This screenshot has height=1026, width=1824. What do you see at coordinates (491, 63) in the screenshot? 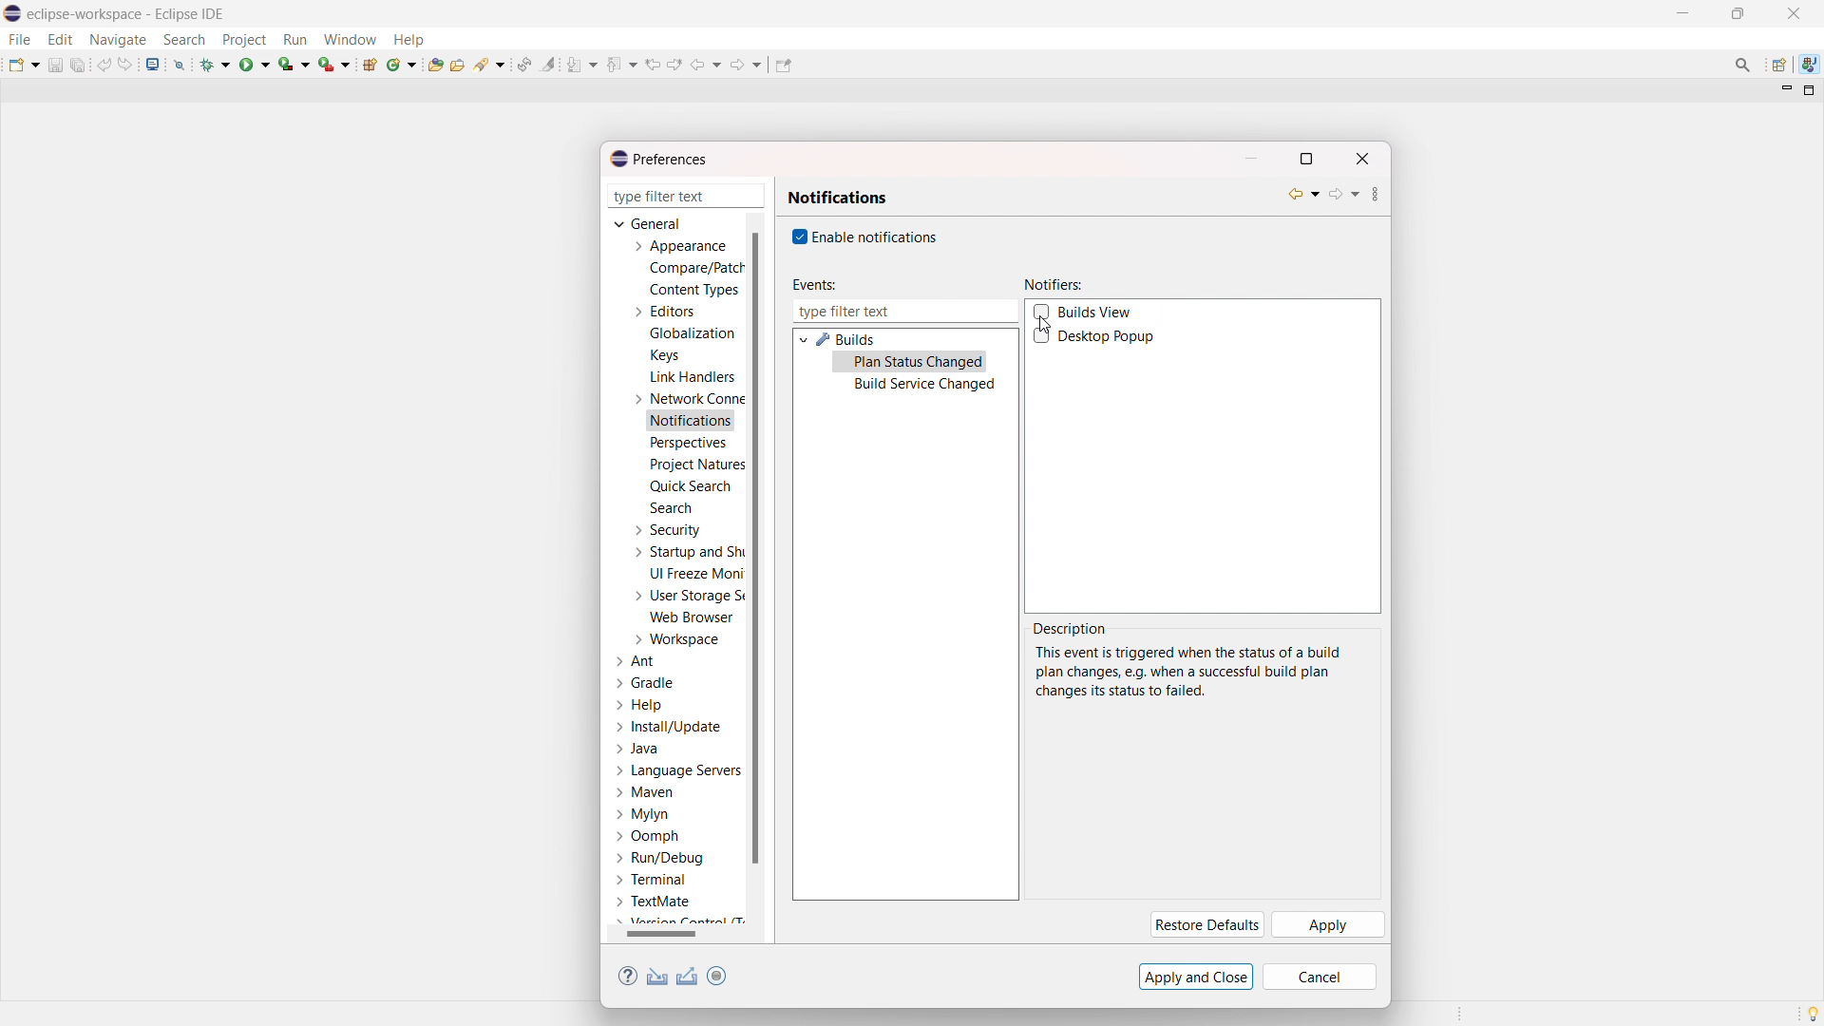
I see `search` at bounding box center [491, 63].